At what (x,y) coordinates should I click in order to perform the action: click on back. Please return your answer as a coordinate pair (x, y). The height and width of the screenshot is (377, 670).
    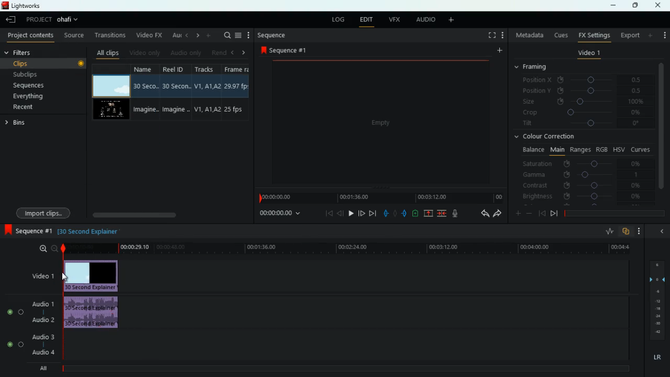
    Looking at the image, I should click on (481, 214).